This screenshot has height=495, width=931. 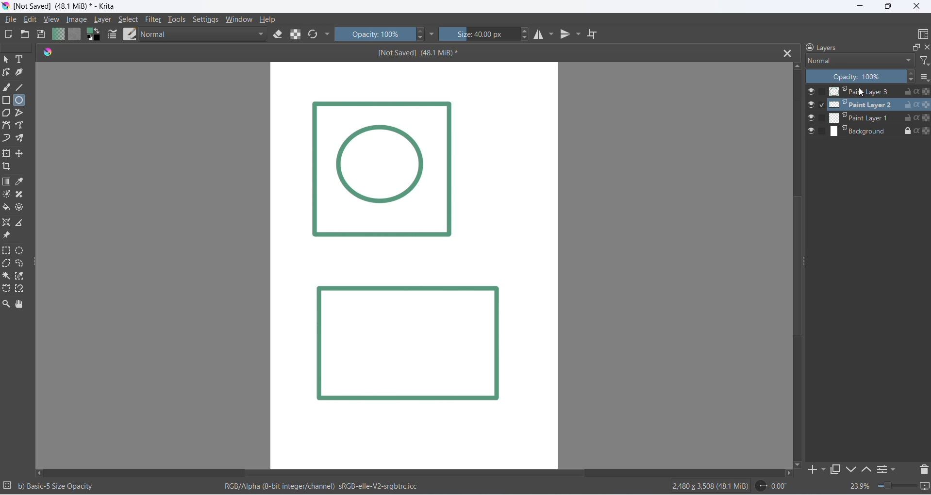 What do you see at coordinates (925, 76) in the screenshot?
I see `options` at bounding box center [925, 76].